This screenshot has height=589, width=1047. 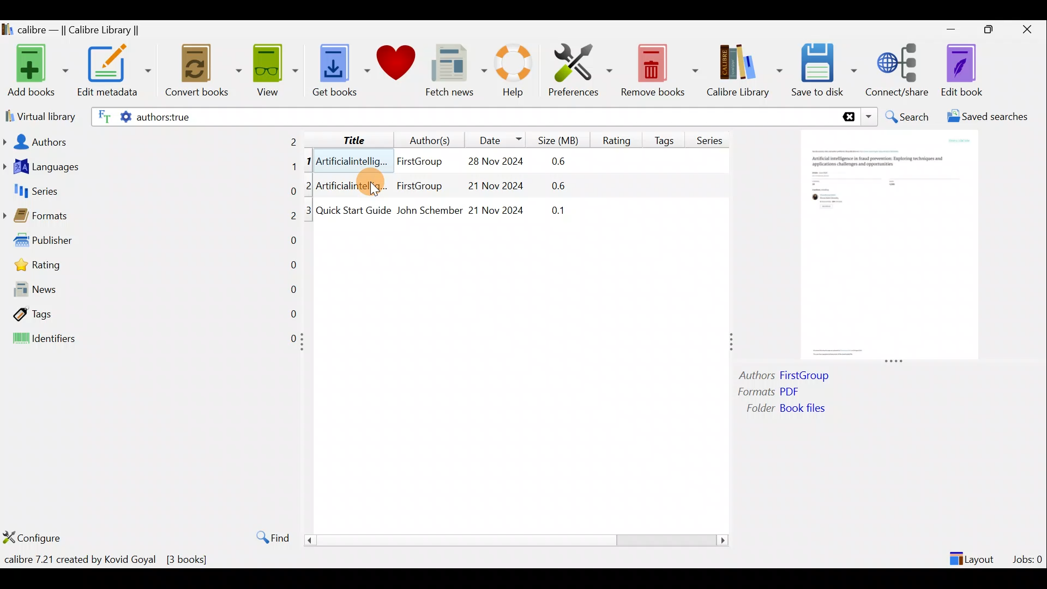 What do you see at coordinates (353, 187) in the screenshot?
I see `Artificial intellig` at bounding box center [353, 187].